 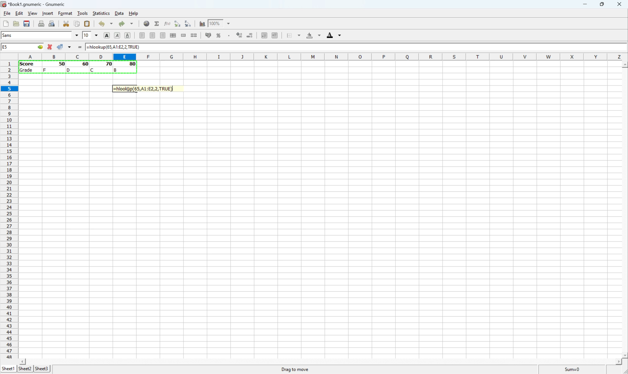 I want to click on Format the selection as percentage, so click(x=219, y=36).